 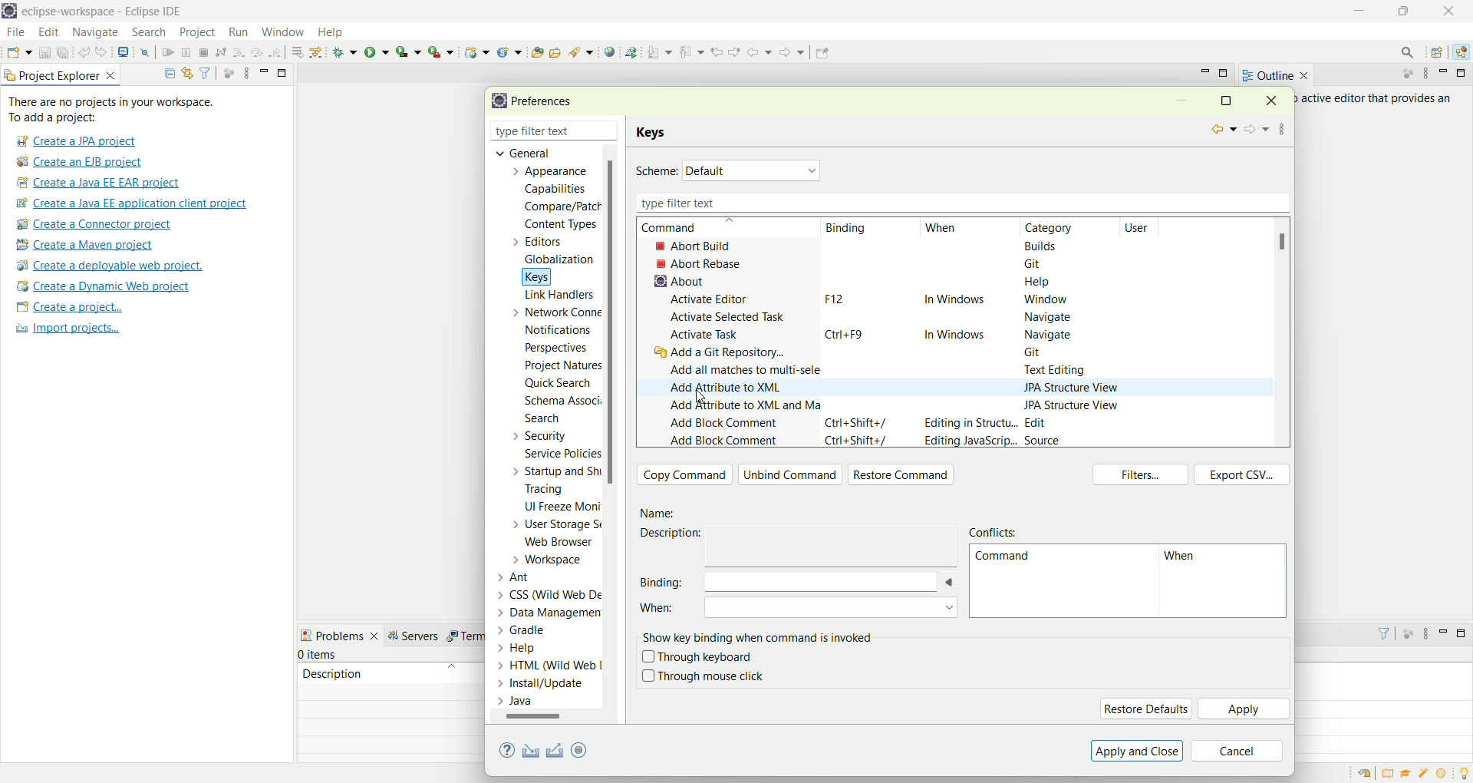 What do you see at coordinates (615, 434) in the screenshot?
I see `scroll bar` at bounding box center [615, 434].